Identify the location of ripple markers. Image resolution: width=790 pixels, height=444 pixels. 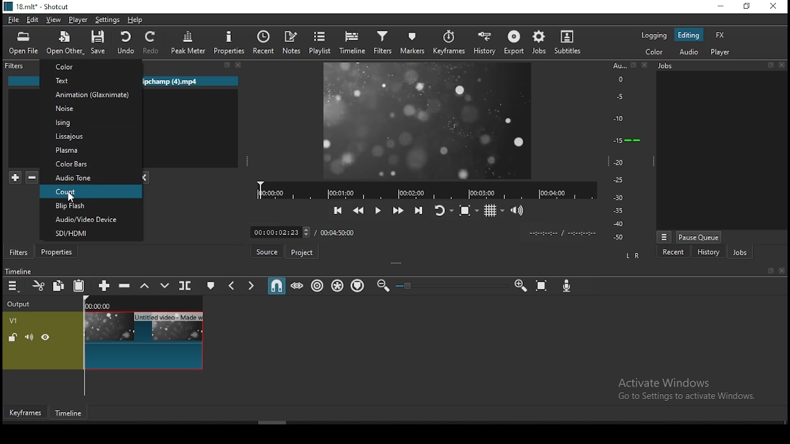
(357, 286).